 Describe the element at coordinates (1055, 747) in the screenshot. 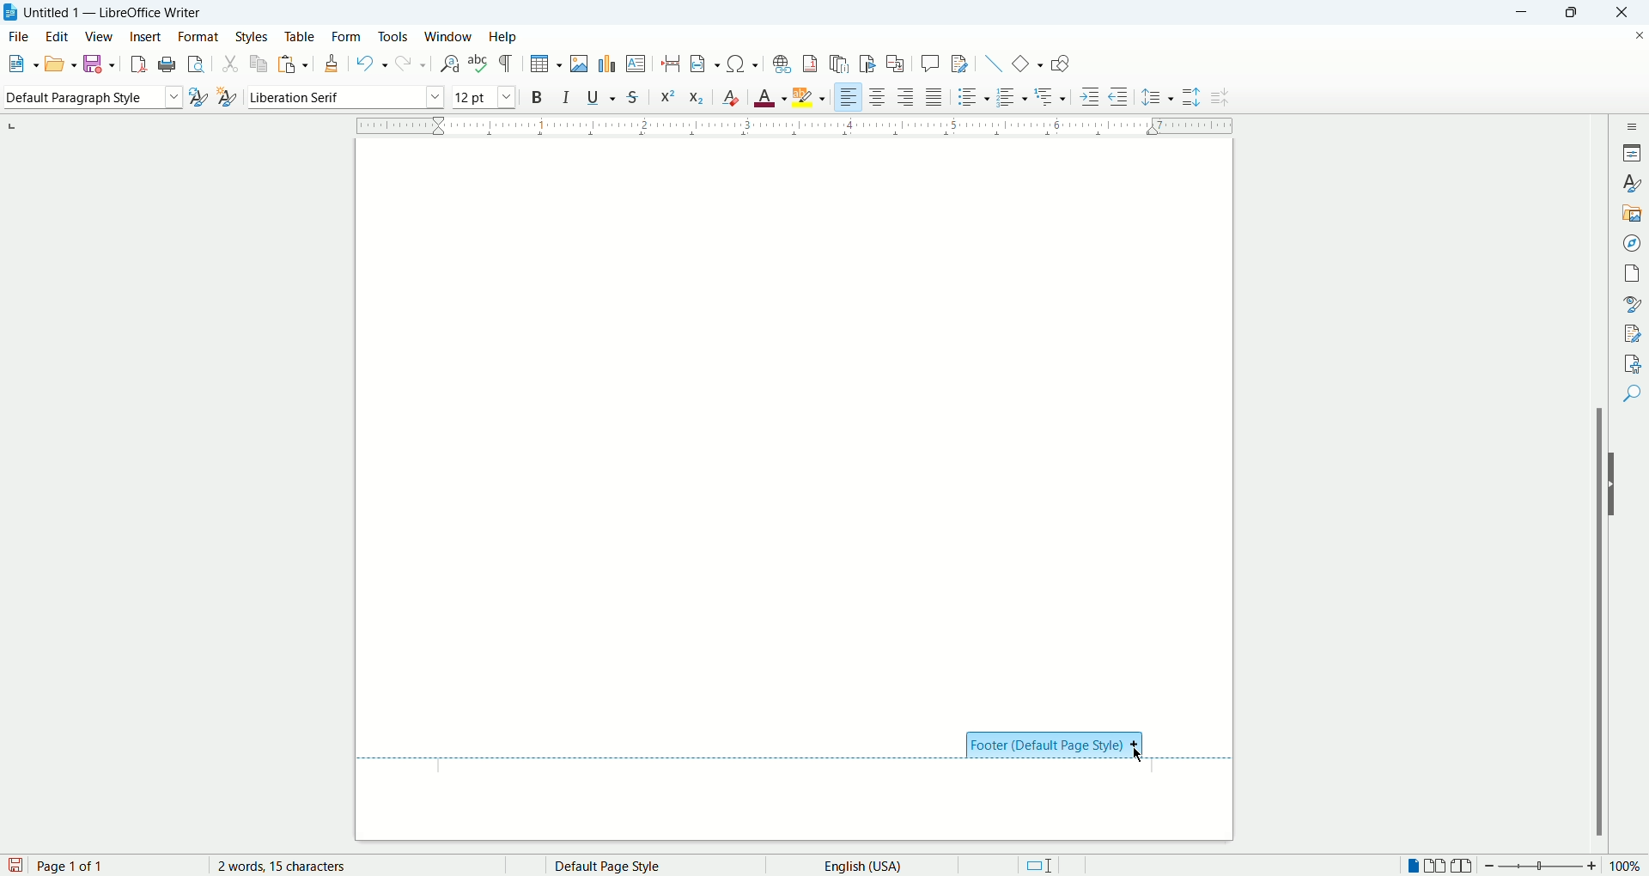

I see `footer style` at that location.